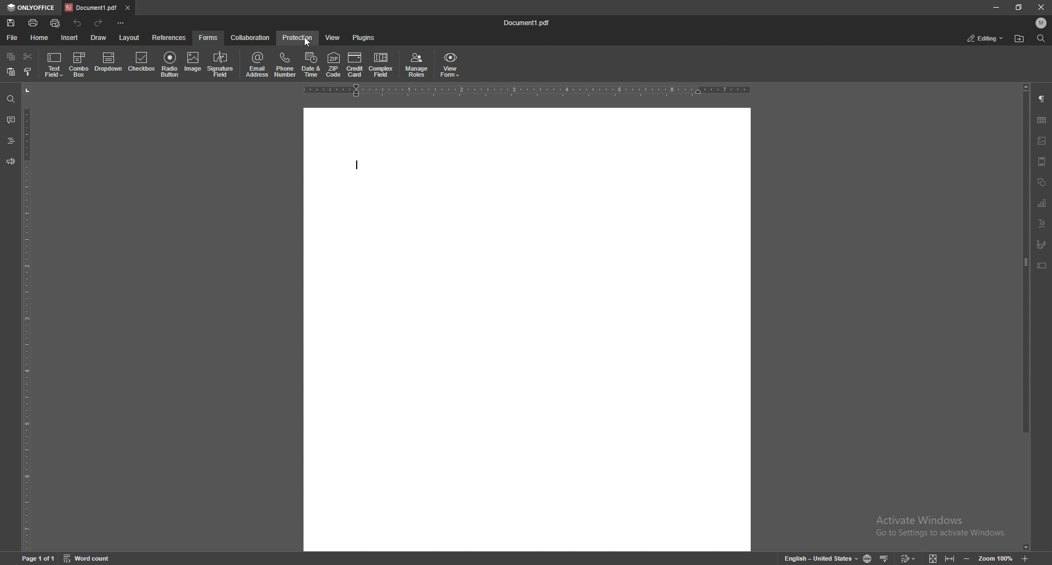 Image resolution: width=1052 pixels, height=565 pixels. I want to click on paste, so click(11, 72).